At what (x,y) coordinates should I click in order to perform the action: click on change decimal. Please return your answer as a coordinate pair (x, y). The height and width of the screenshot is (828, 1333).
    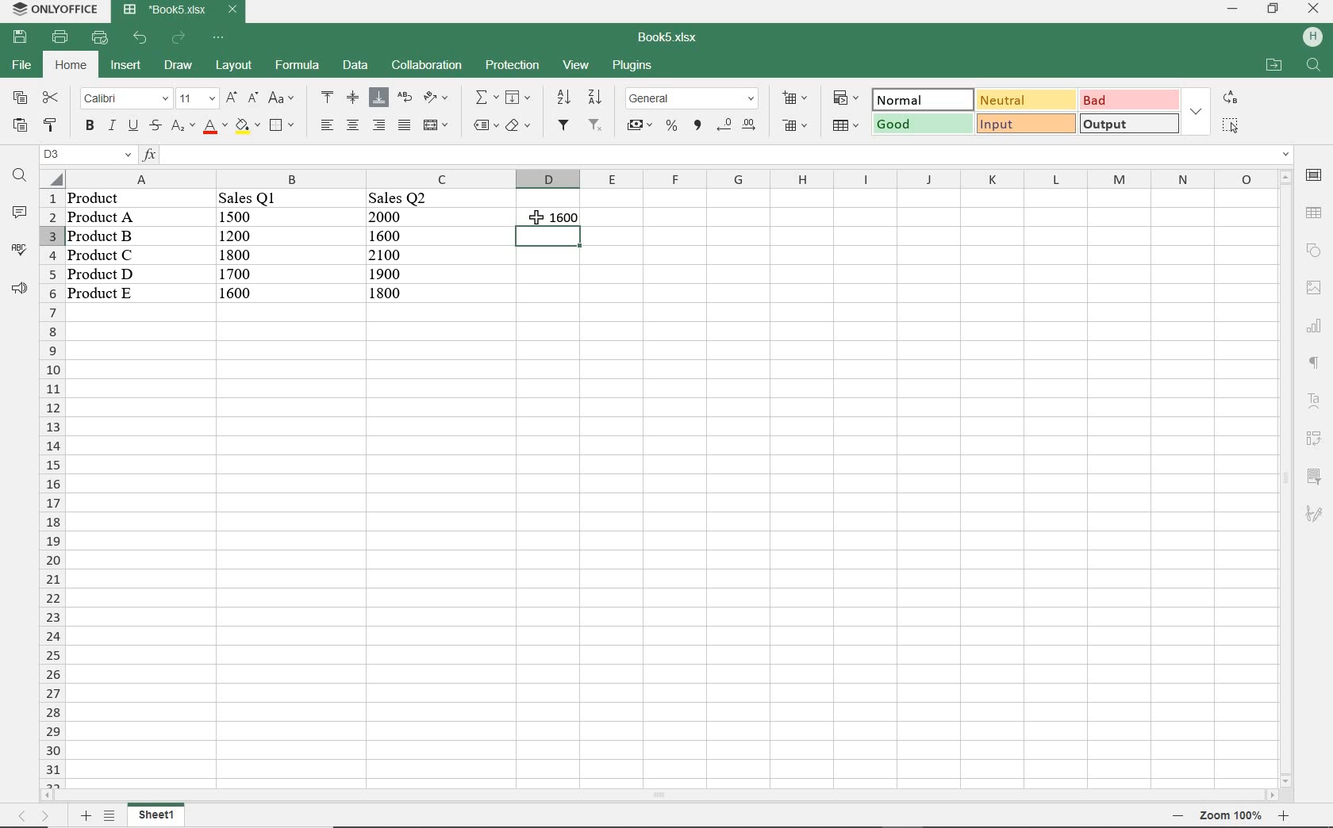
    Looking at the image, I should click on (736, 127).